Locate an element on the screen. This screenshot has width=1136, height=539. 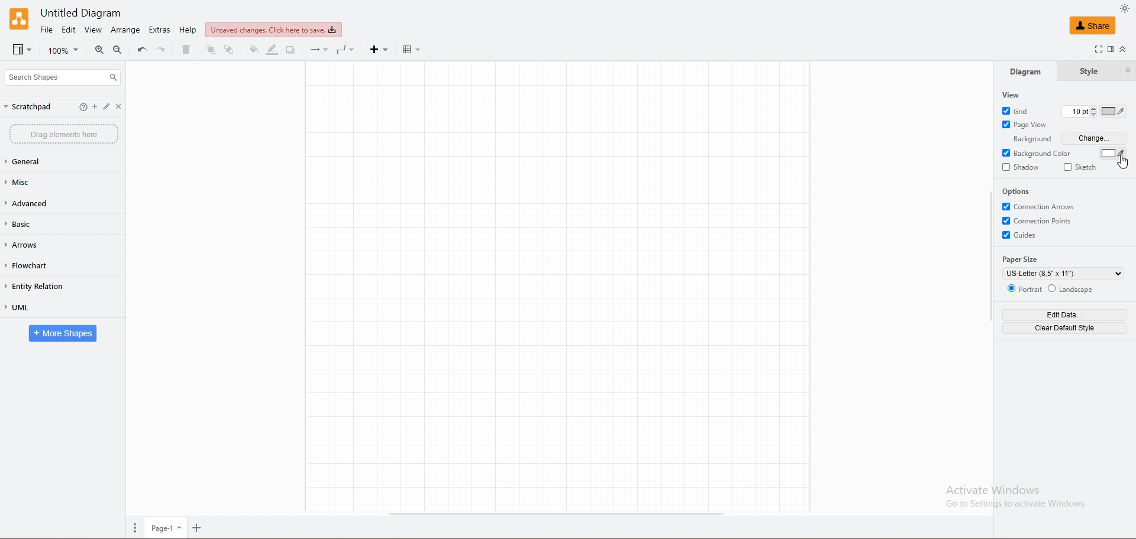
general is located at coordinates (49, 162).